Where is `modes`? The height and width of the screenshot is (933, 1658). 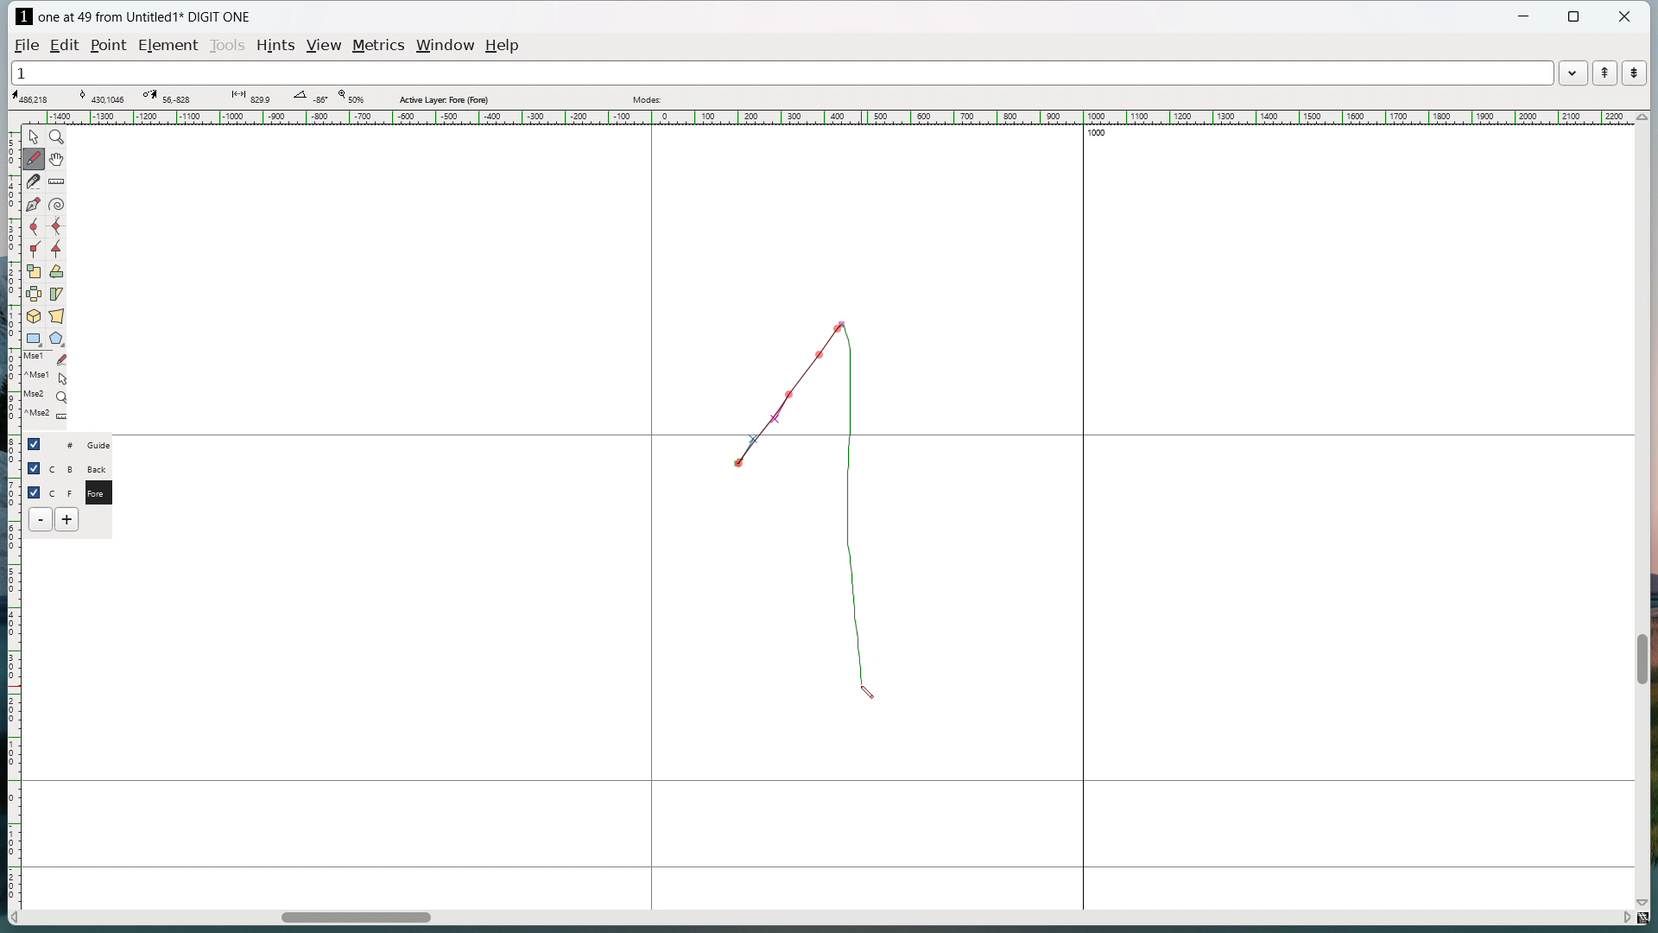
modes is located at coordinates (649, 99).